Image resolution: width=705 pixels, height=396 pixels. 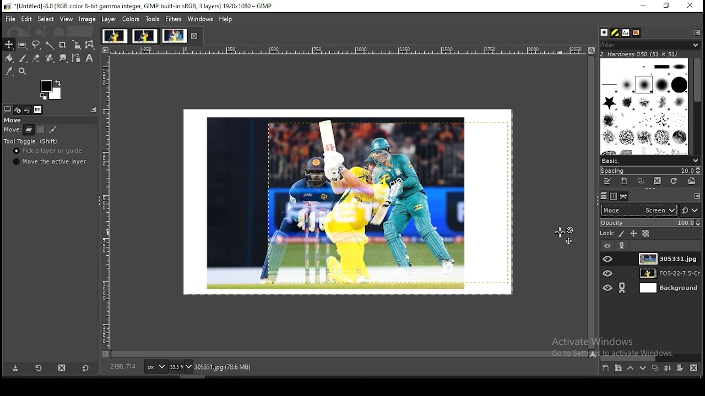 What do you see at coordinates (669, 258) in the screenshot?
I see `layer` at bounding box center [669, 258].